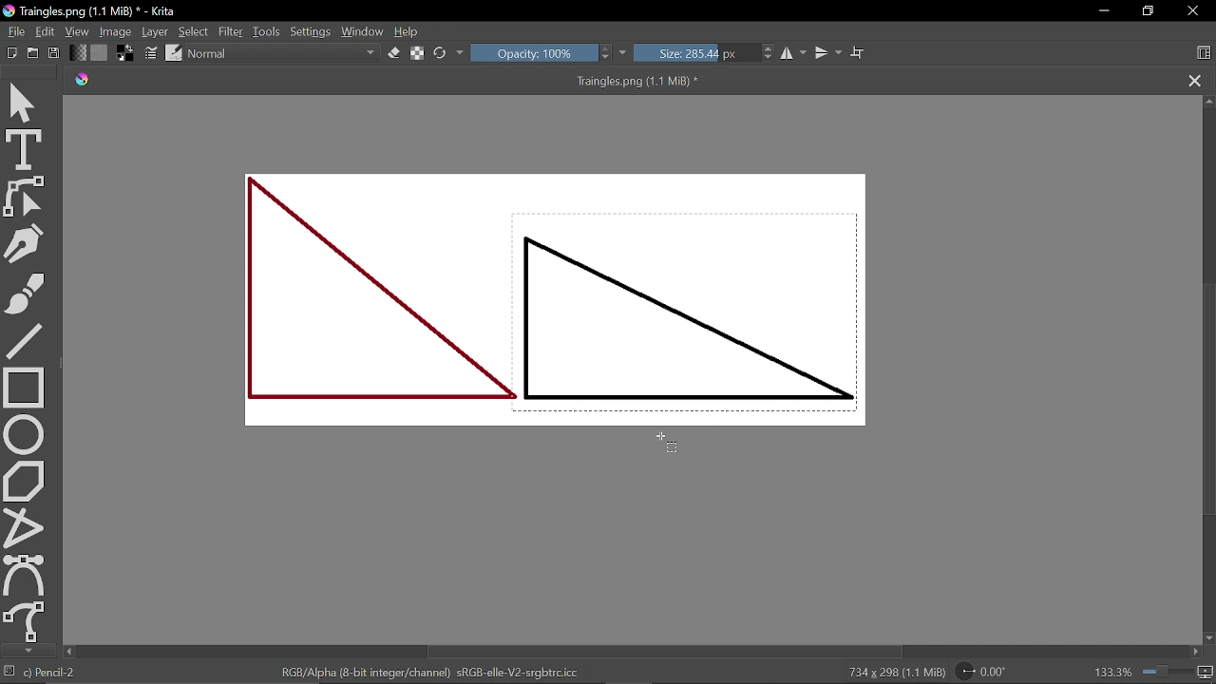  I want to click on Rotate, so click(994, 672).